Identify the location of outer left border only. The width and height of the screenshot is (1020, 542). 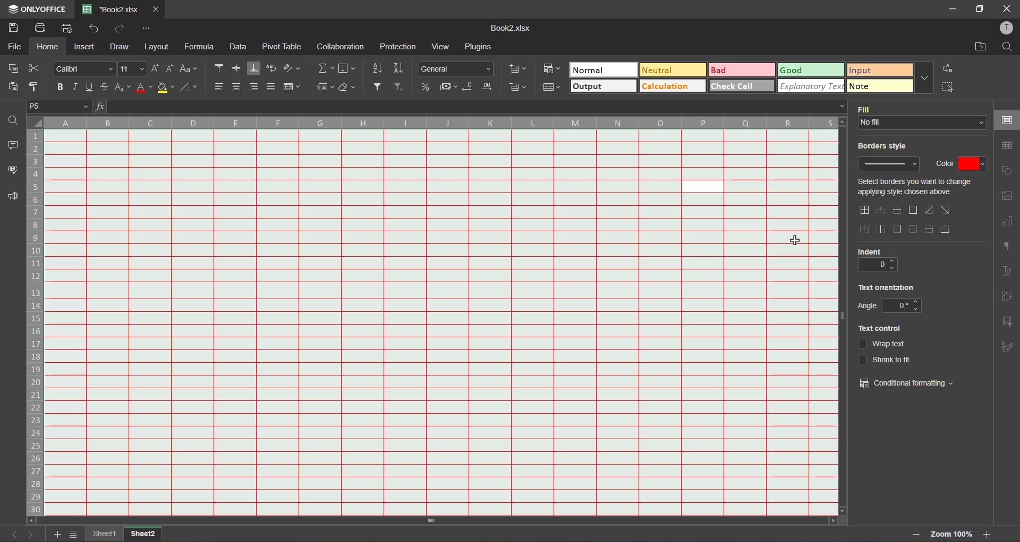
(866, 229).